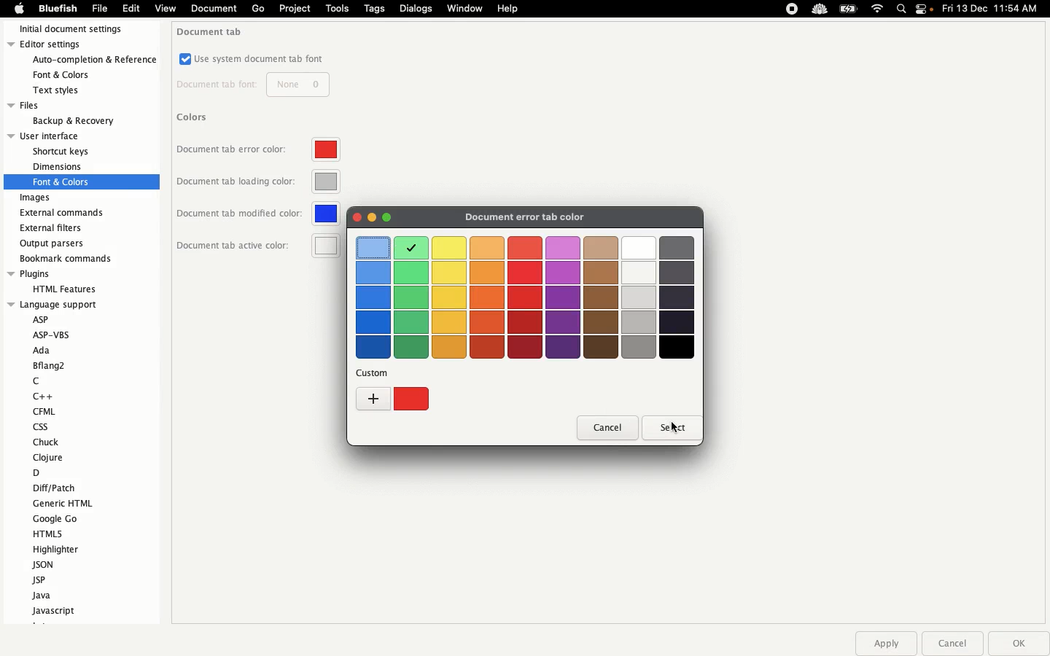  I want to click on backup & recovery, so click(71, 121).